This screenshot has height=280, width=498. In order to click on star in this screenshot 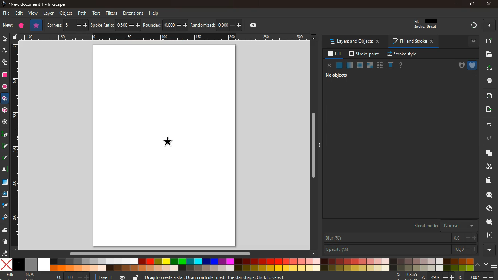, I will do `click(4, 98)`.